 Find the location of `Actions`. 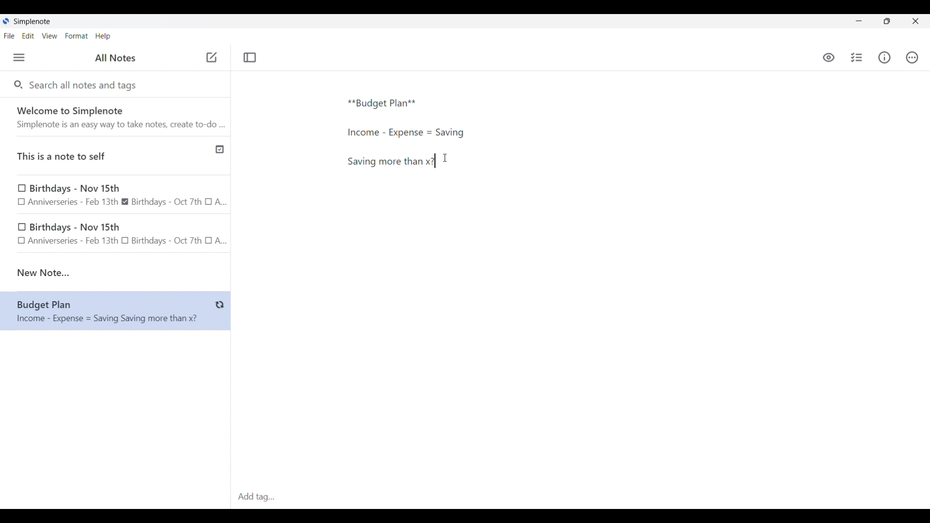

Actions is located at coordinates (912, 58).